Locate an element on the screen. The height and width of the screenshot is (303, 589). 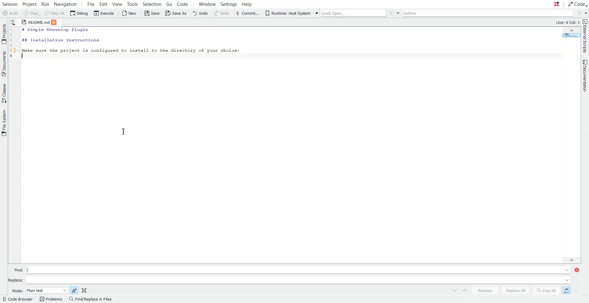
Find is located at coordinates (291, 270).